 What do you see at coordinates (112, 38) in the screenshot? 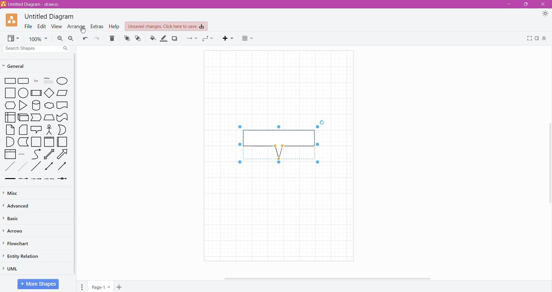
I see `Delete` at bounding box center [112, 38].